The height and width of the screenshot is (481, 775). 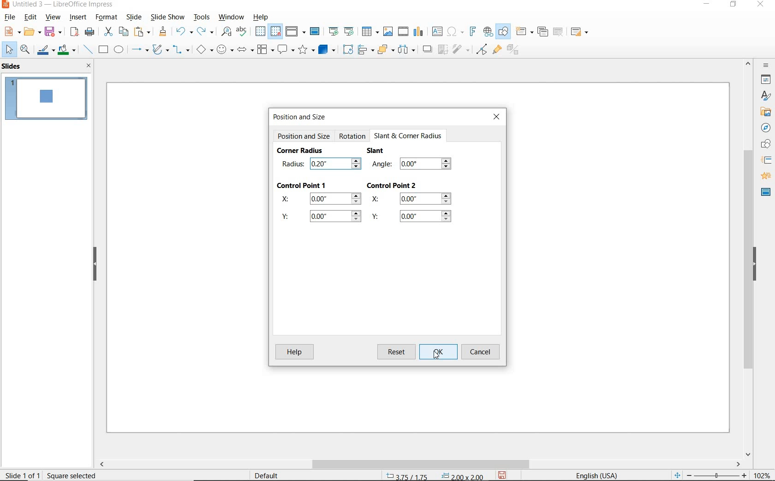 What do you see at coordinates (53, 17) in the screenshot?
I see `view` at bounding box center [53, 17].